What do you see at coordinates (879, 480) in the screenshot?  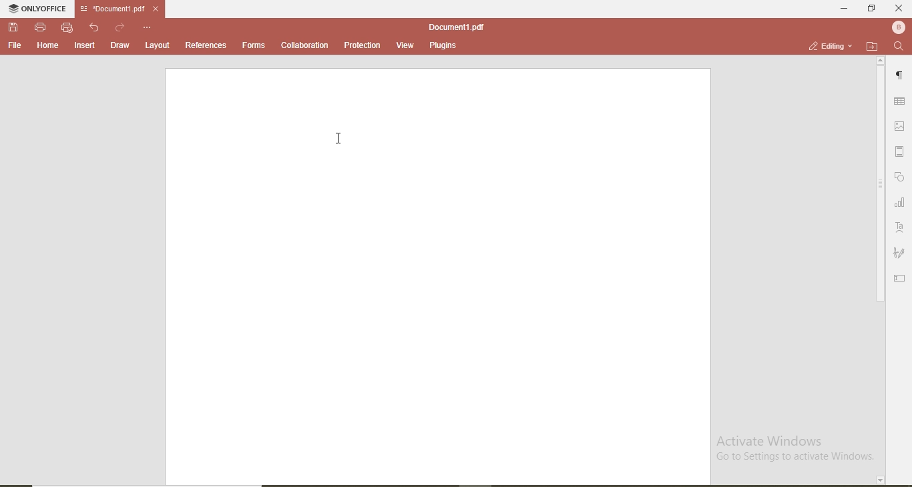 I see `page down` at bounding box center [879, 480].